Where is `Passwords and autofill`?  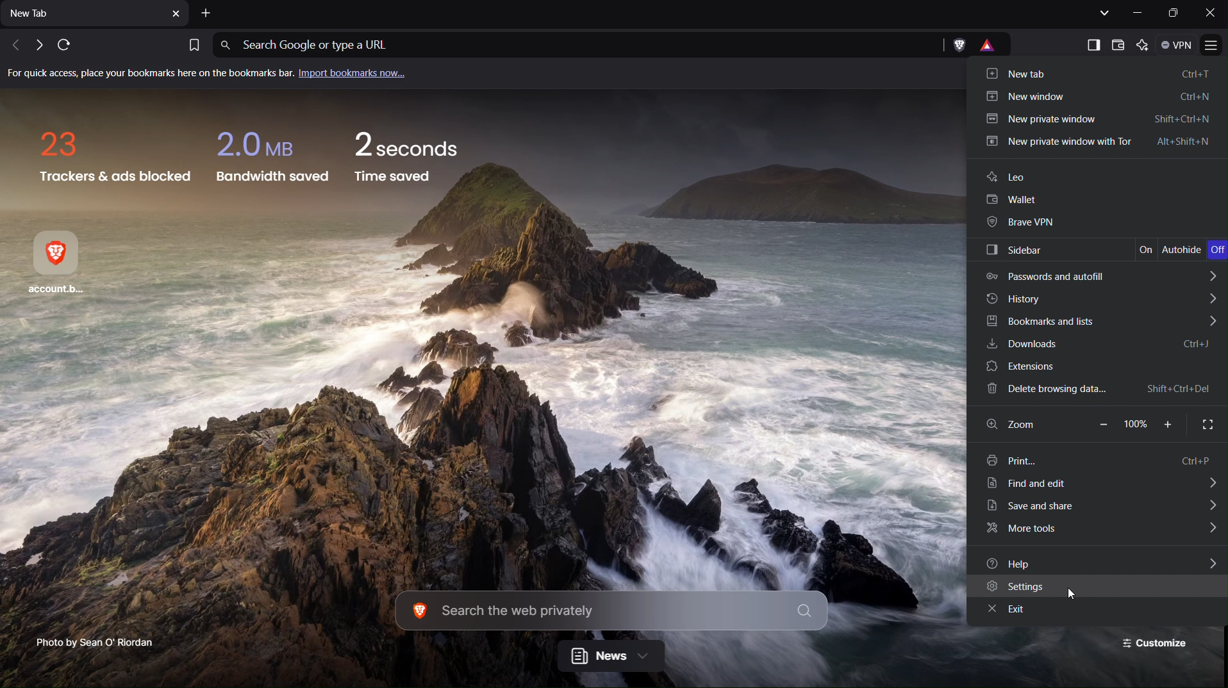 Passwords and autofill is located at coordinates (1097, 275).